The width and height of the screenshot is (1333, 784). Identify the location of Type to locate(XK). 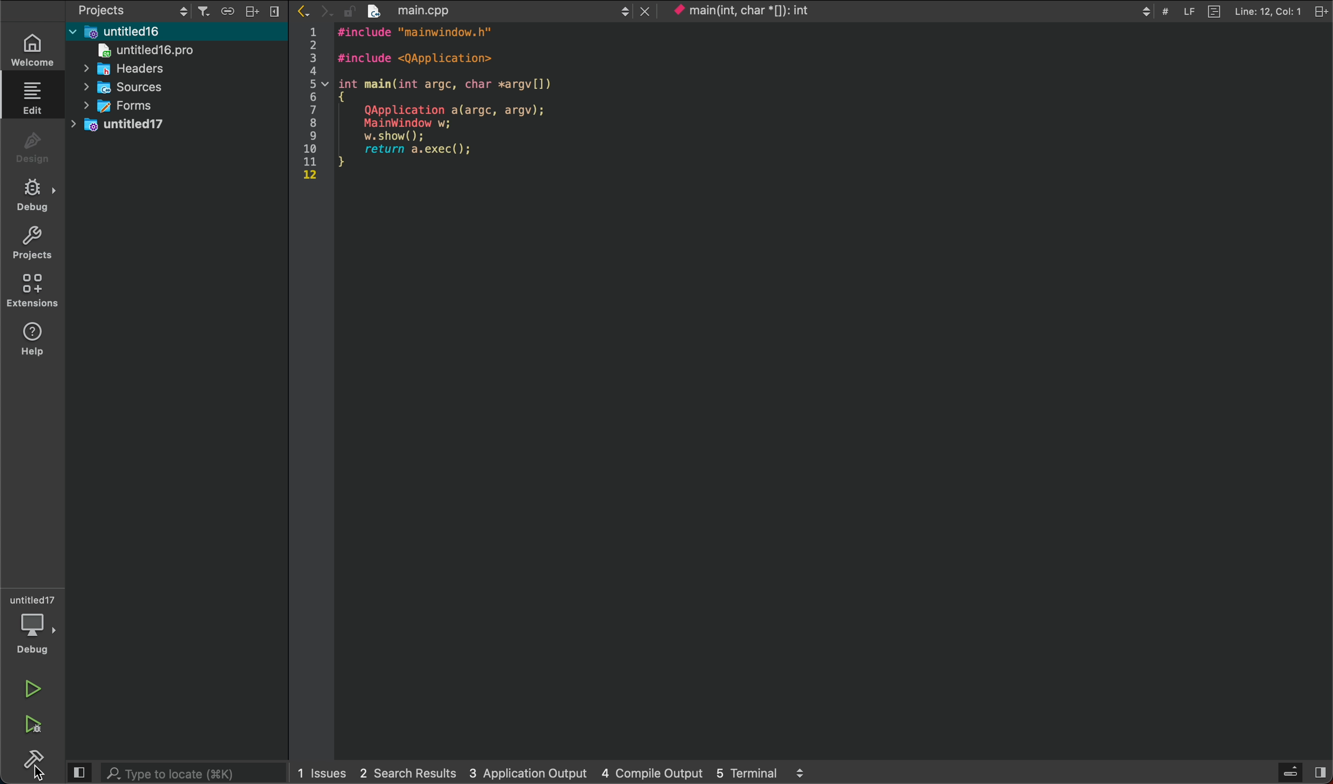
(194, 773).